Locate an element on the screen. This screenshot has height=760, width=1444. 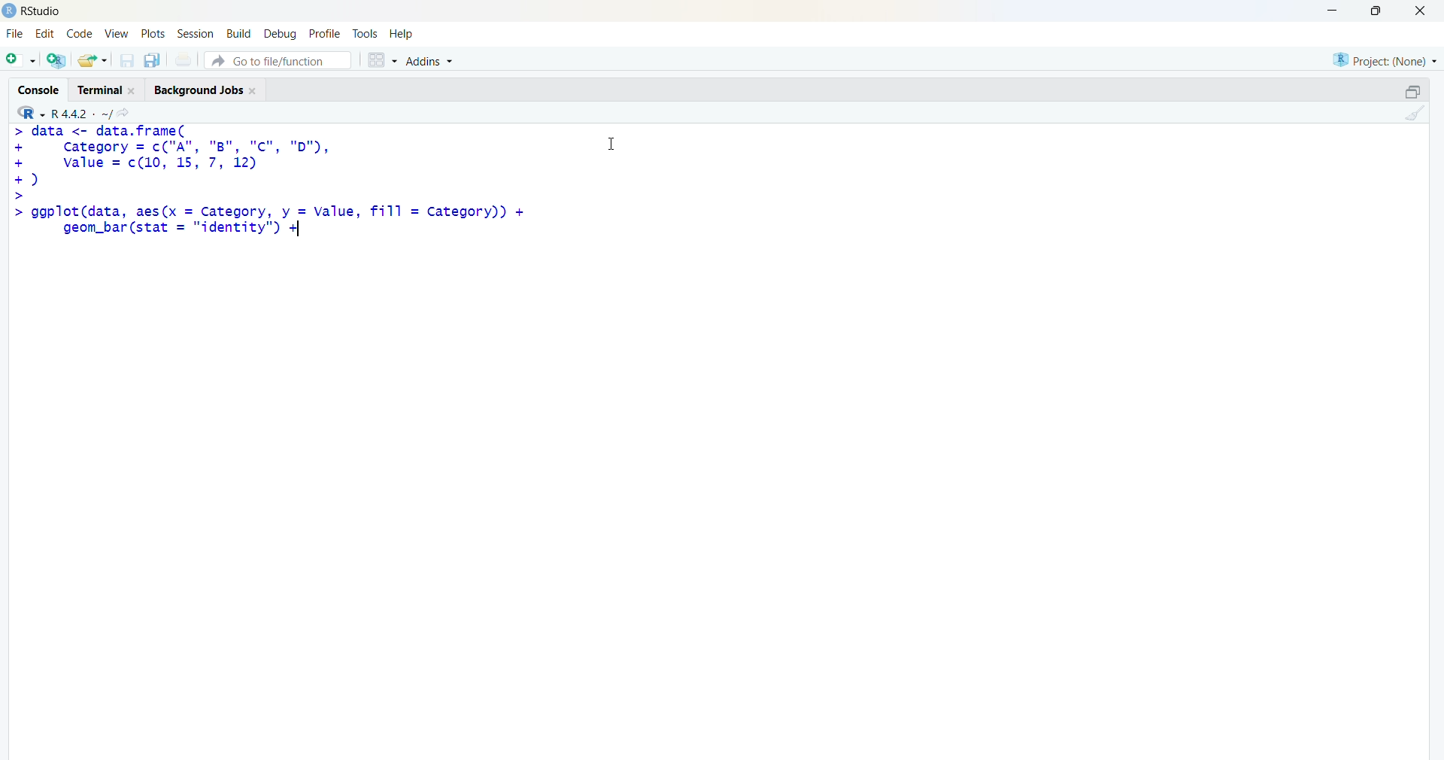
code is located at coordinates (79, 34).